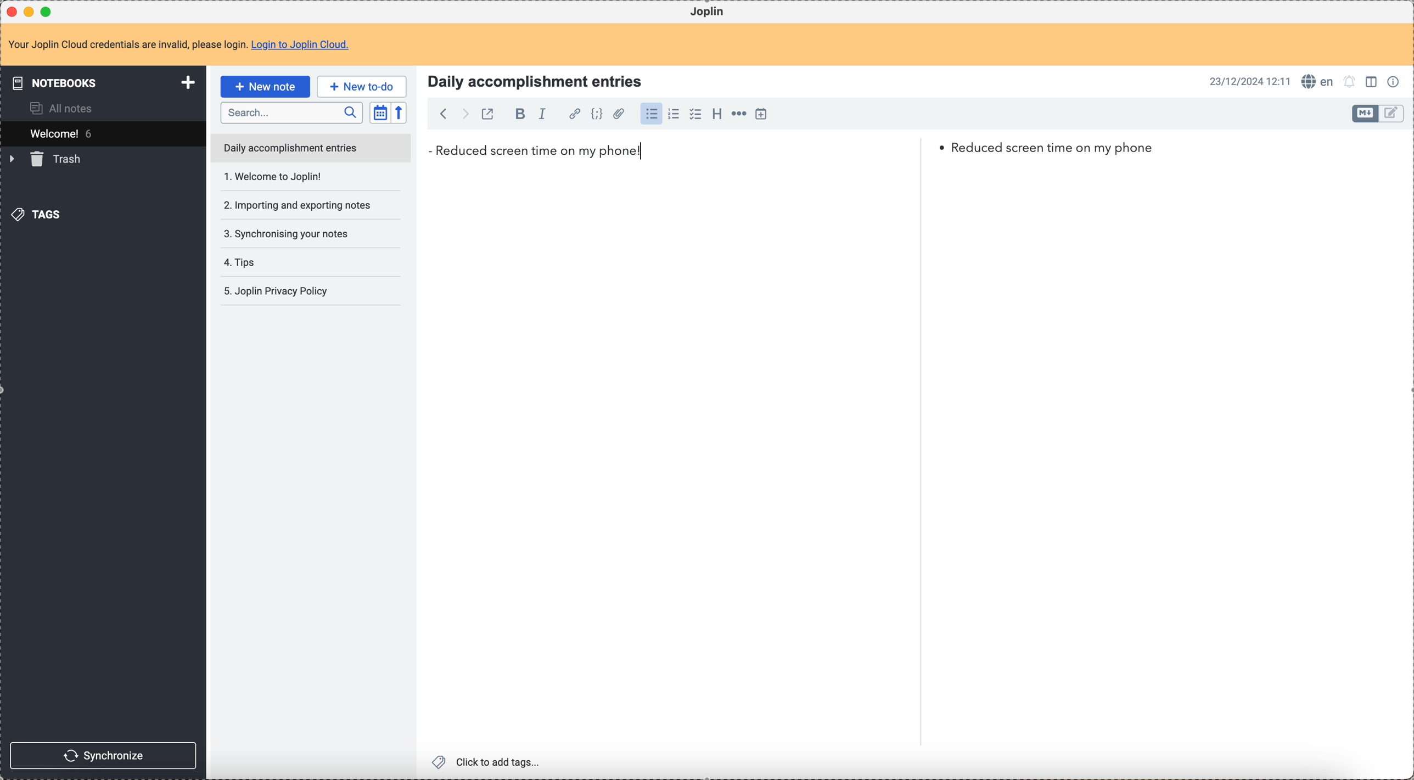 Image resolution: width=1414 pixels, height=780 pixels. I want to click on italic, so click(547, 114).